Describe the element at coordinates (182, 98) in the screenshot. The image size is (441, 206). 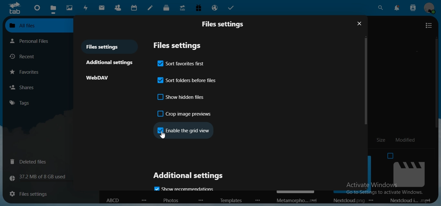
I see `show hidden files` at that location.